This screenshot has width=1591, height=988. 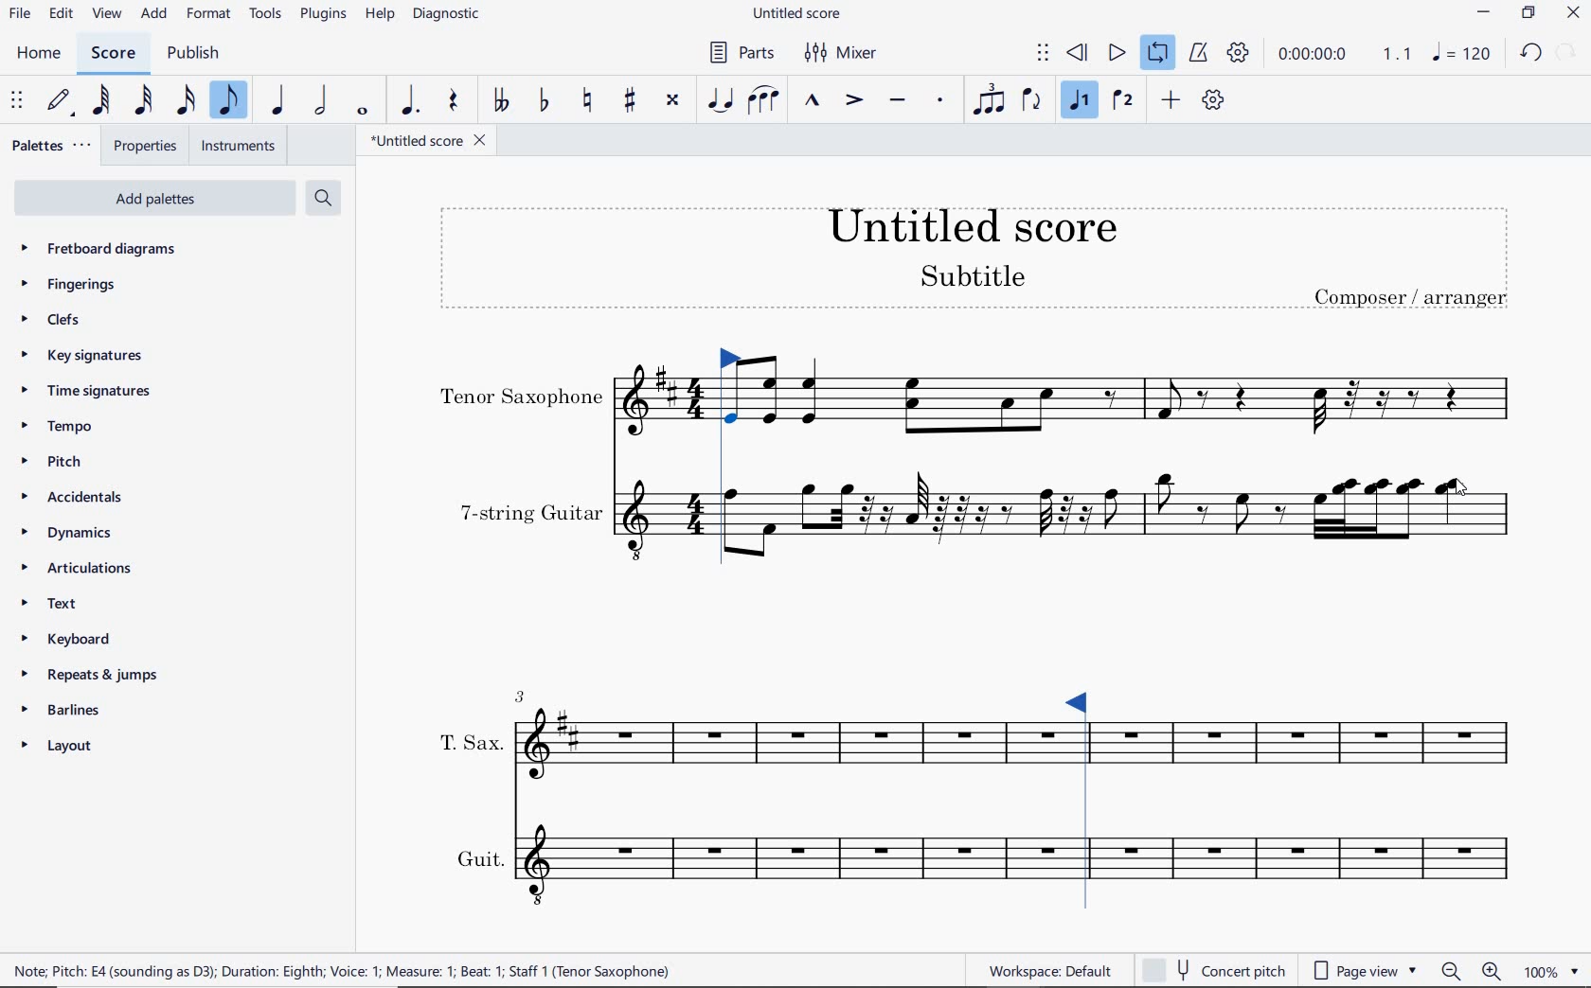 I want to click on EIGHTH NOTE, so click(x=227, y=101).